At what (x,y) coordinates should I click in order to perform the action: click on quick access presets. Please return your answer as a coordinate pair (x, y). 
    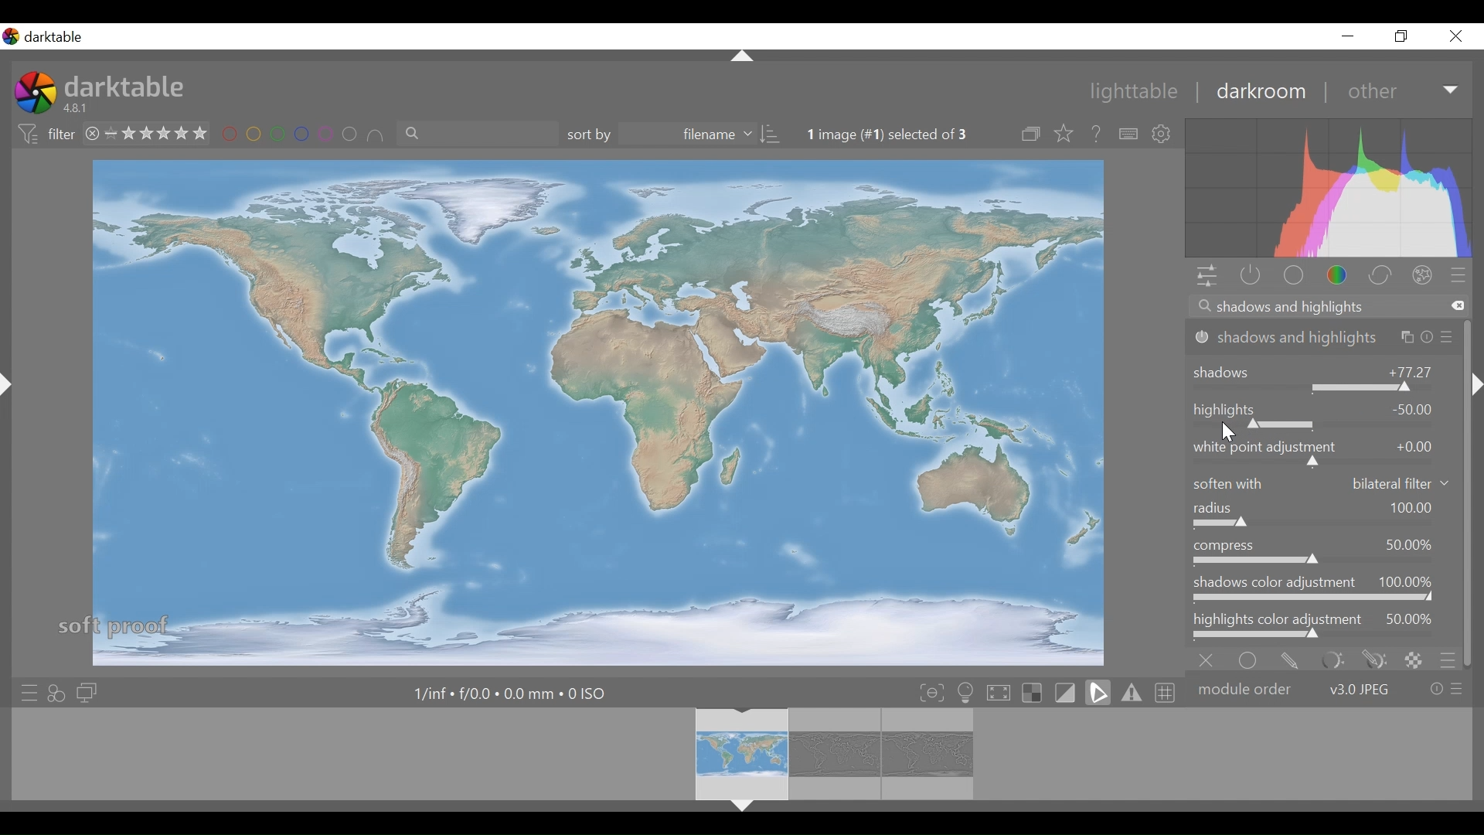
    Looking at the image, I should click on (26, 690).